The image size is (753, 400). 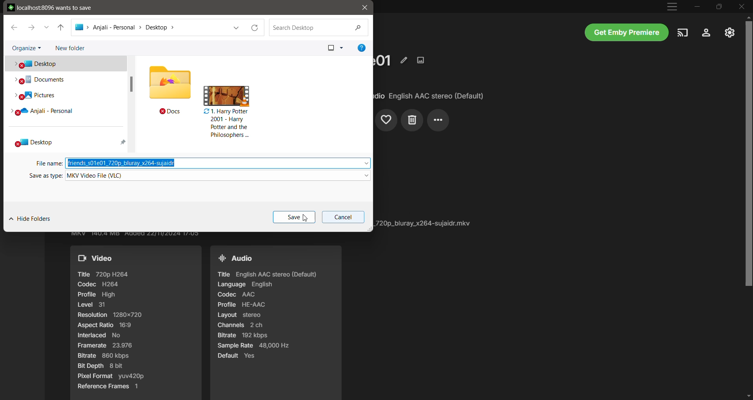 What do you see at coordinates (364, 8) in the screenshot?
I see `Close` at bounding box center [364, 8].